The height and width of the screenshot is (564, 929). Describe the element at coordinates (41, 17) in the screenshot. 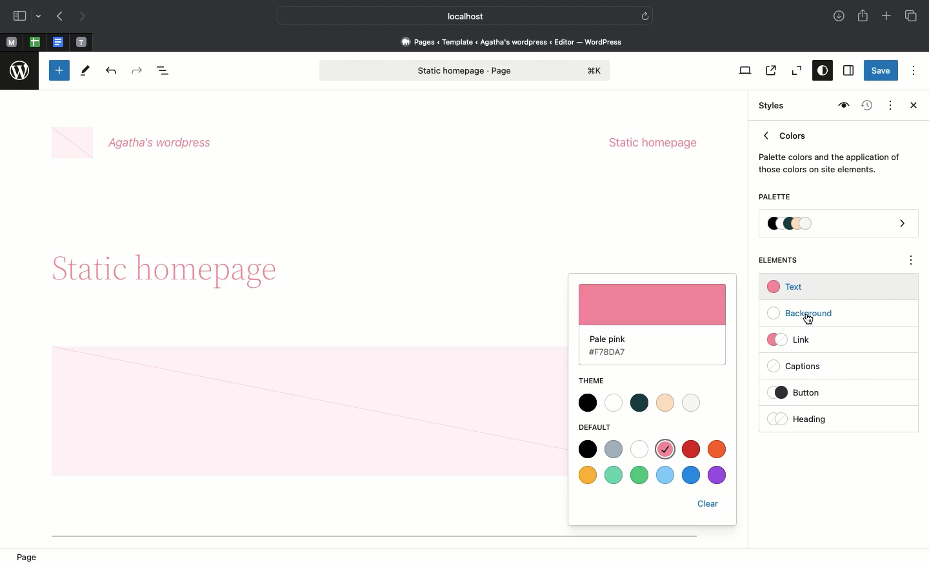

I see `drop-down` at that location.